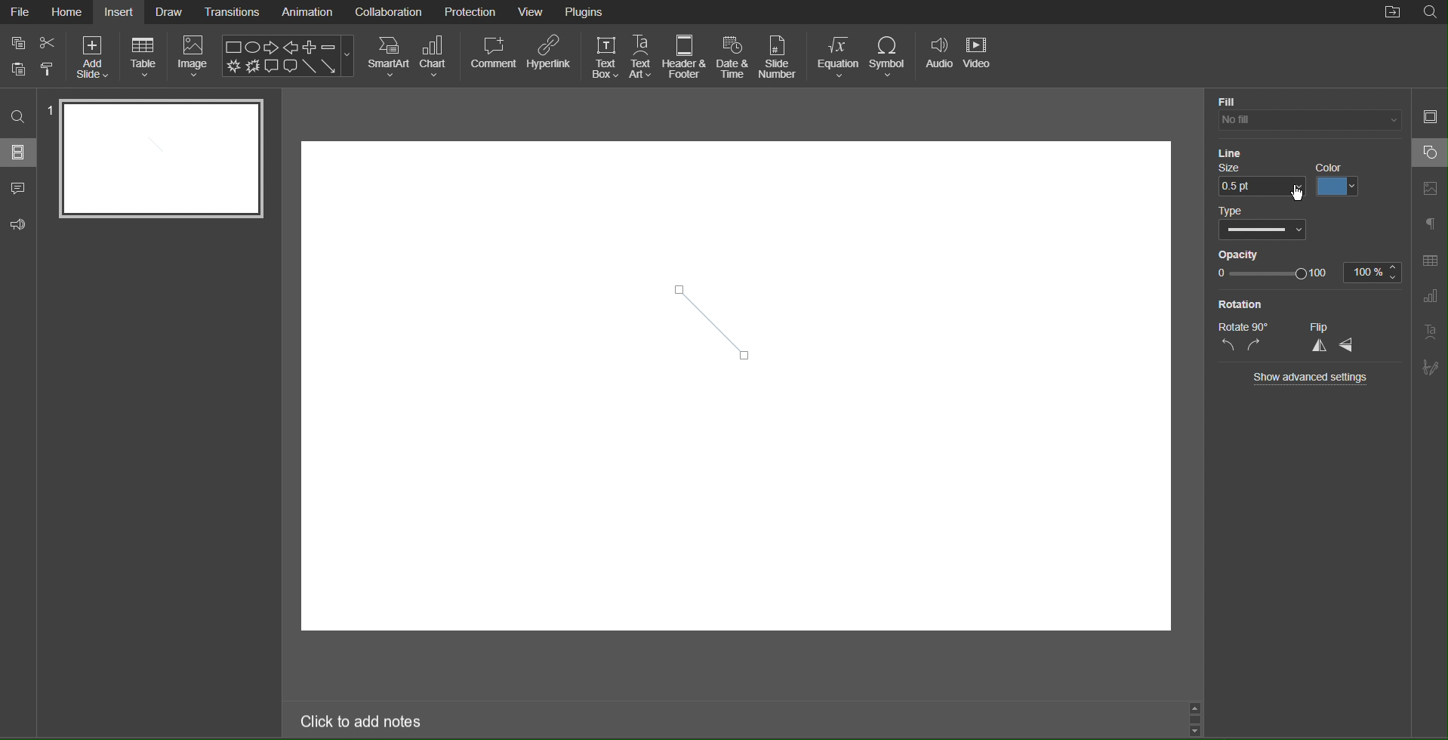 The width and height of the screenshot is (1448, 740). I want to click on Animation, so click(307, 13).